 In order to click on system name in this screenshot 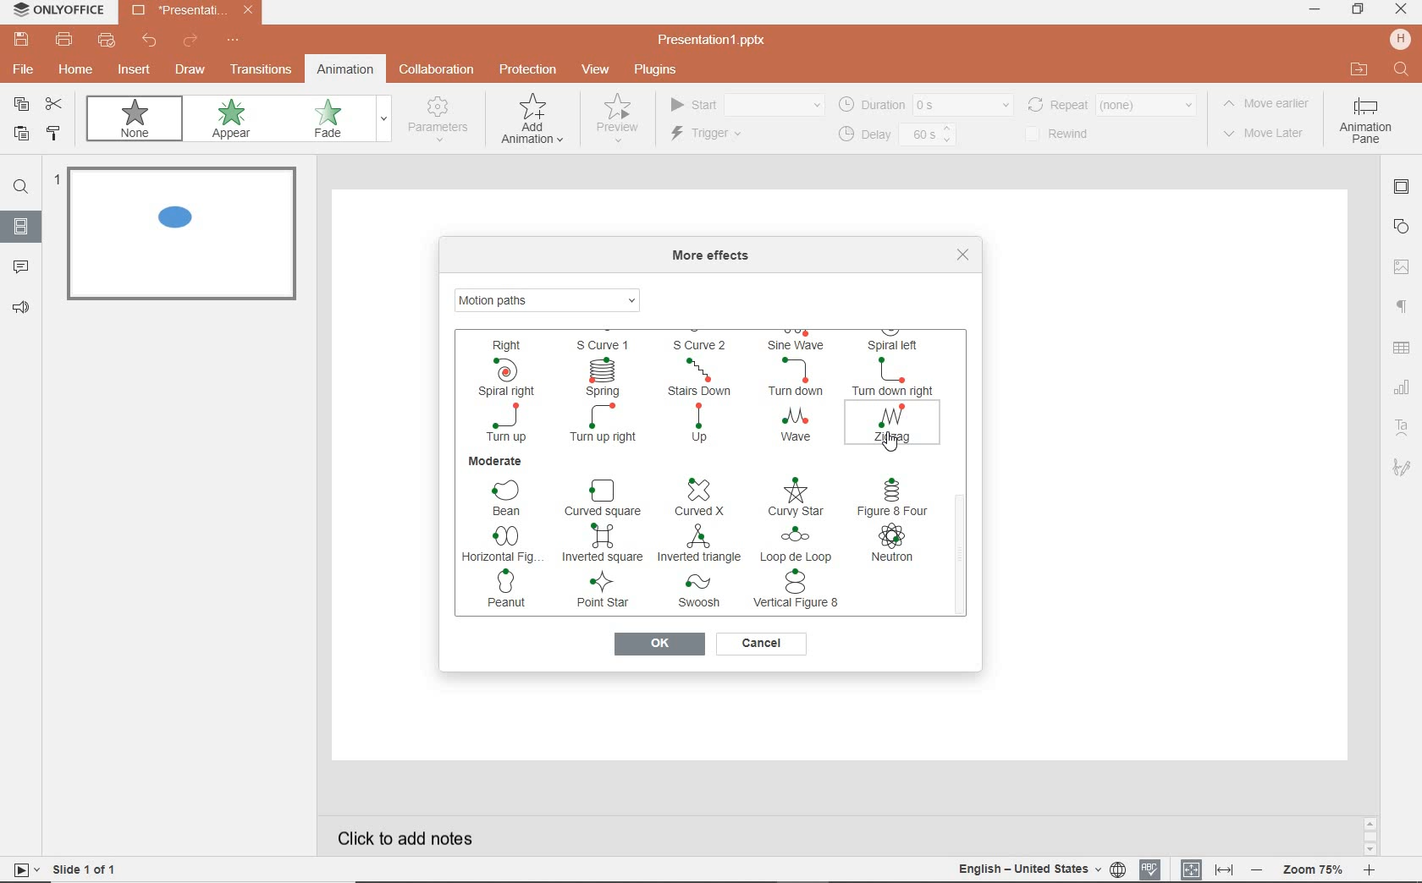, I will do `click(58, 10)`.